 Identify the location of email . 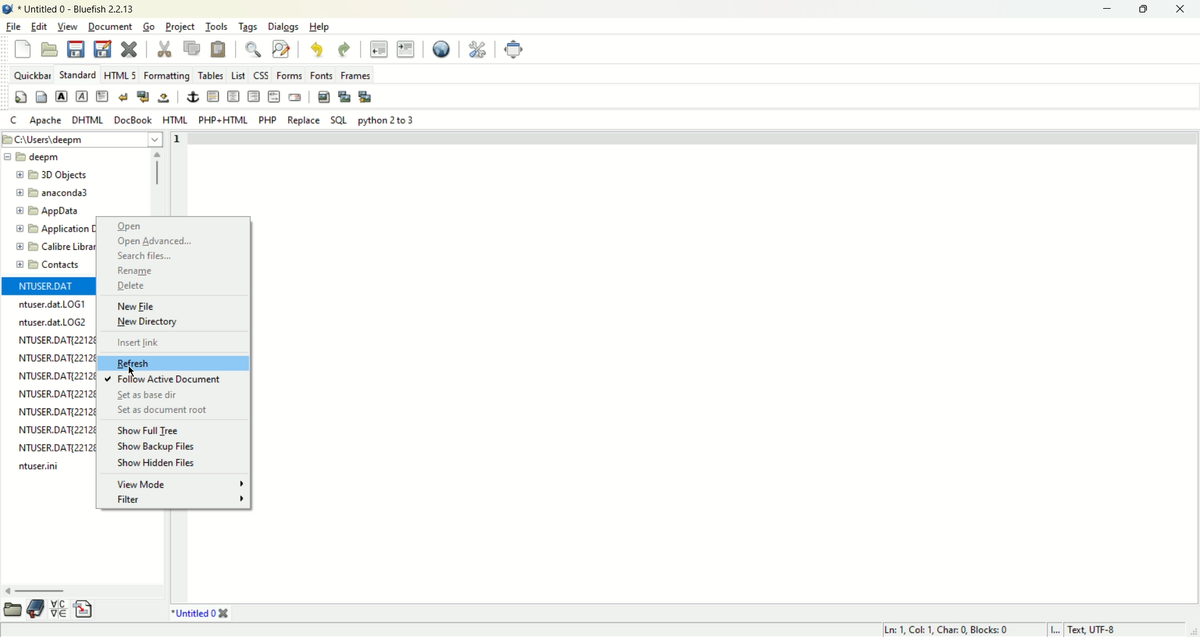
(297, 96).